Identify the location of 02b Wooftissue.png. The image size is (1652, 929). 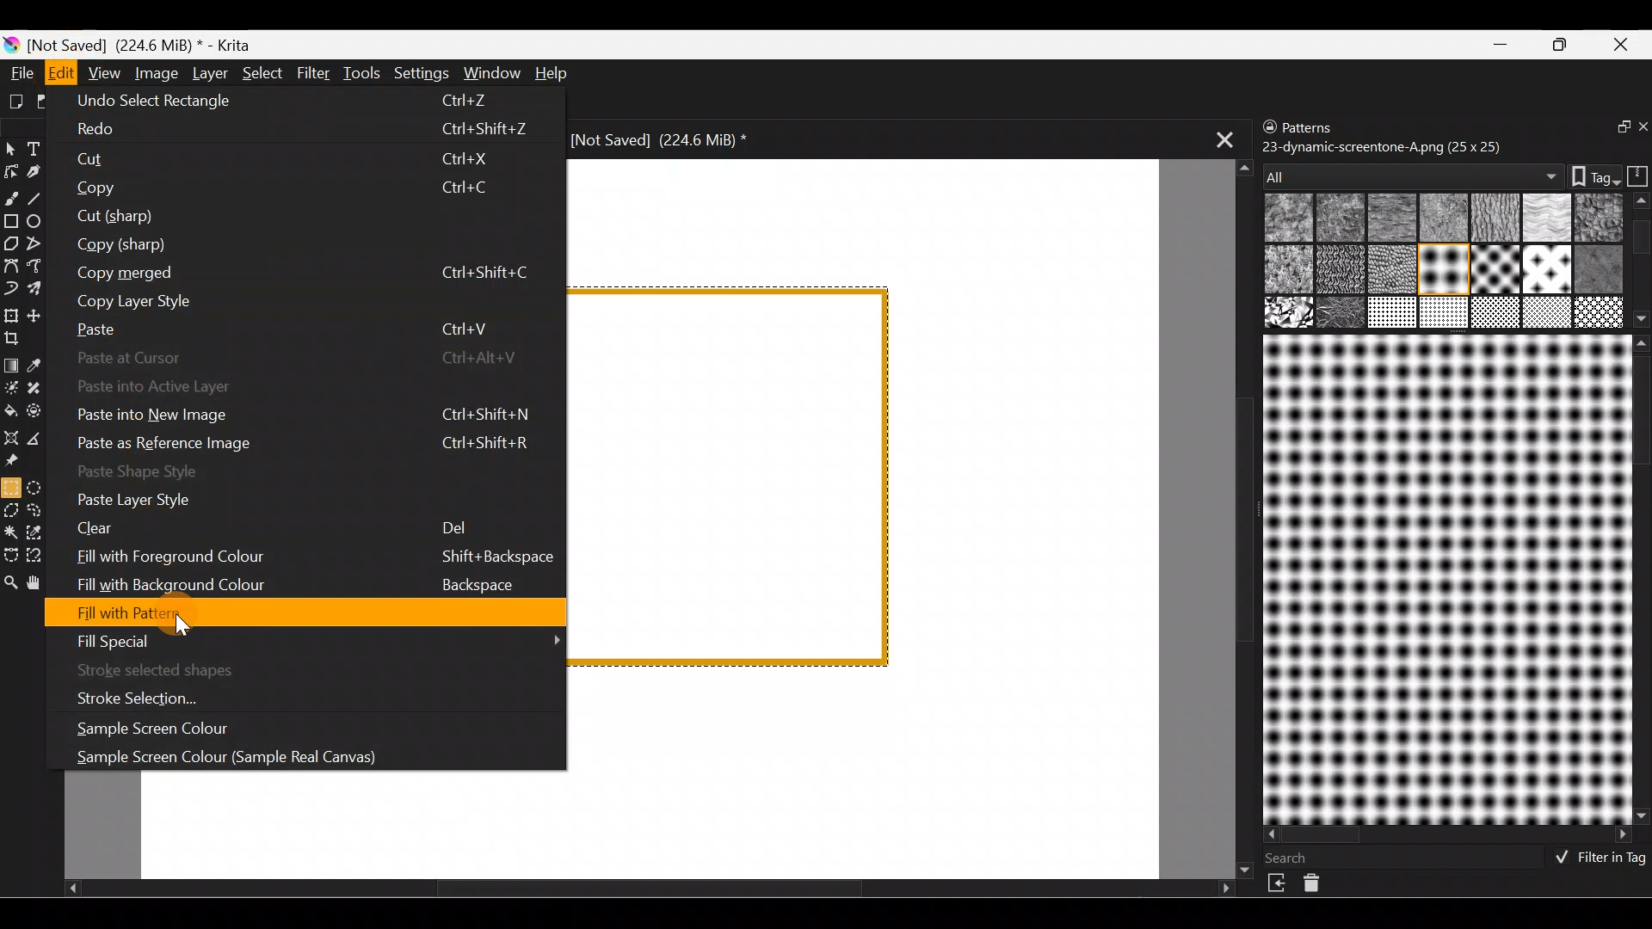
(1388, 218).